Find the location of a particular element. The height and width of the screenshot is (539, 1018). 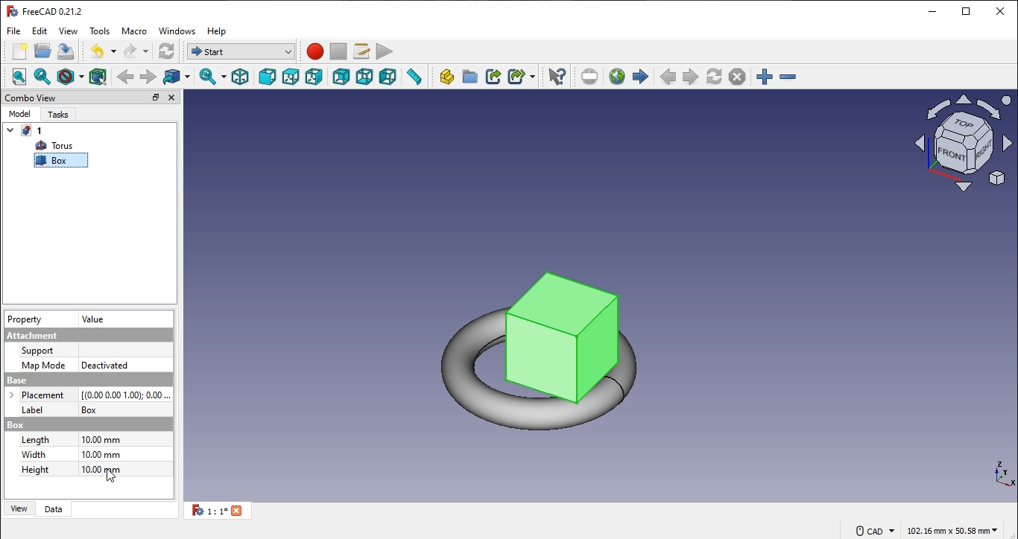

model is located at coordinates (19, 115).